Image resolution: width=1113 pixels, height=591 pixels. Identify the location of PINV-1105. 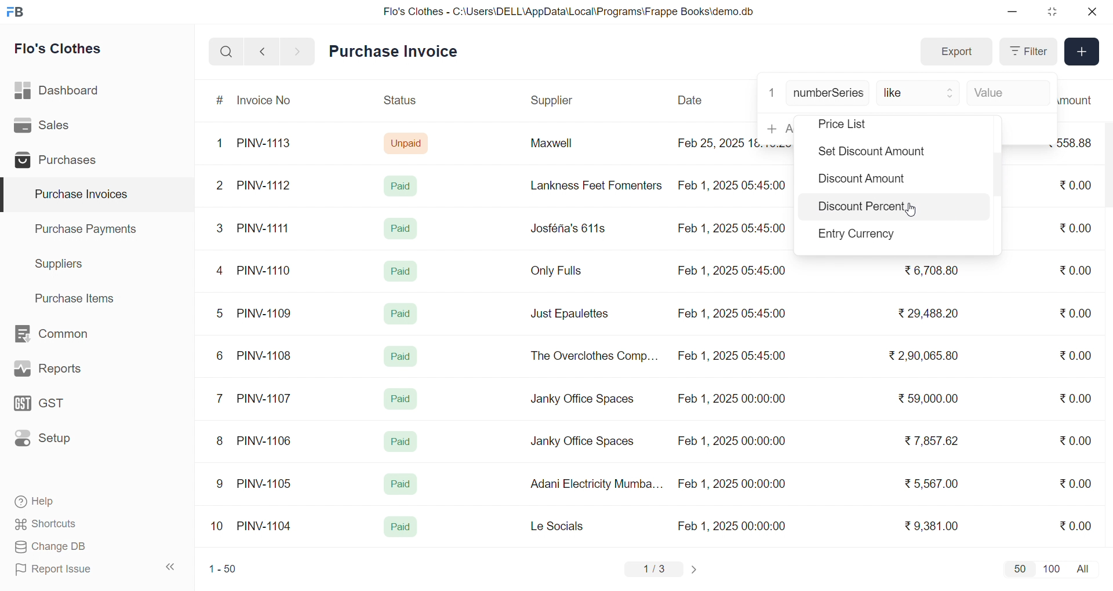
(267, 483).